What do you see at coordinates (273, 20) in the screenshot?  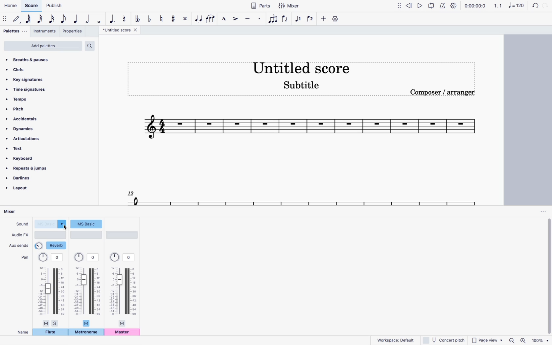 I see `tuplet` at bounding box center [273, 20].